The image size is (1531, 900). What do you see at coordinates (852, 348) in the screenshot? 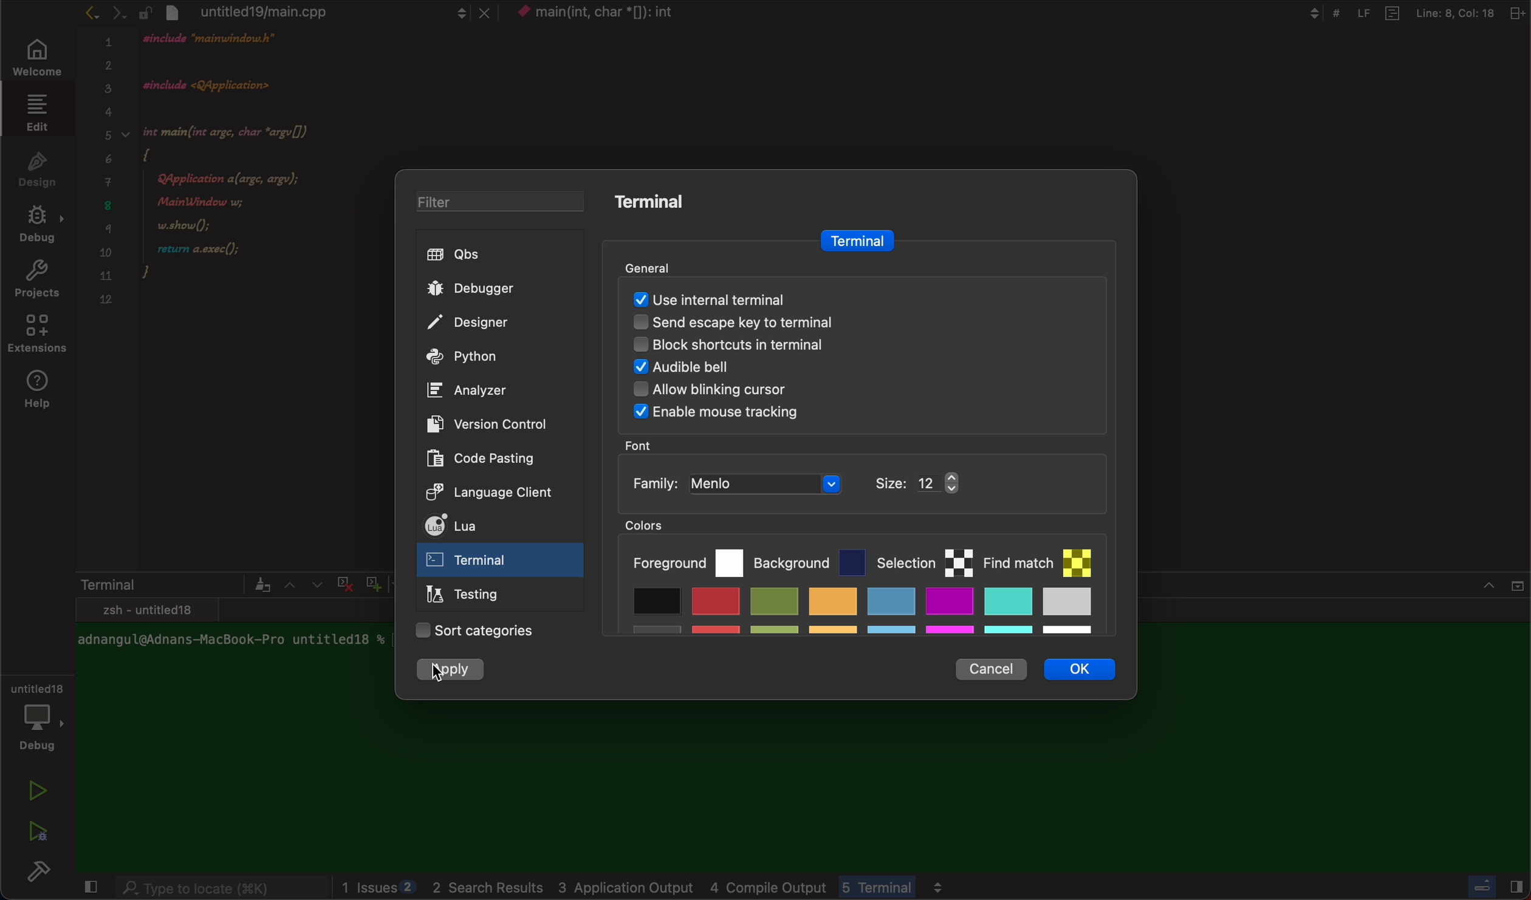
I see `blockshortcuts` at bounding box center [852, 348].